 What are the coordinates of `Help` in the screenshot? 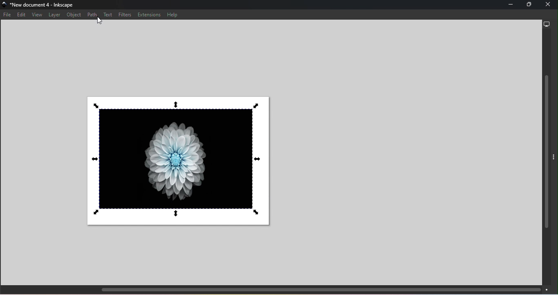 It's located at (172, 15).